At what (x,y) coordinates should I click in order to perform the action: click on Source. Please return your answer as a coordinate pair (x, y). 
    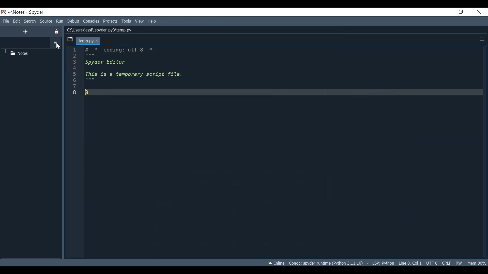
    Looking at the image, I should click on (46, 21).